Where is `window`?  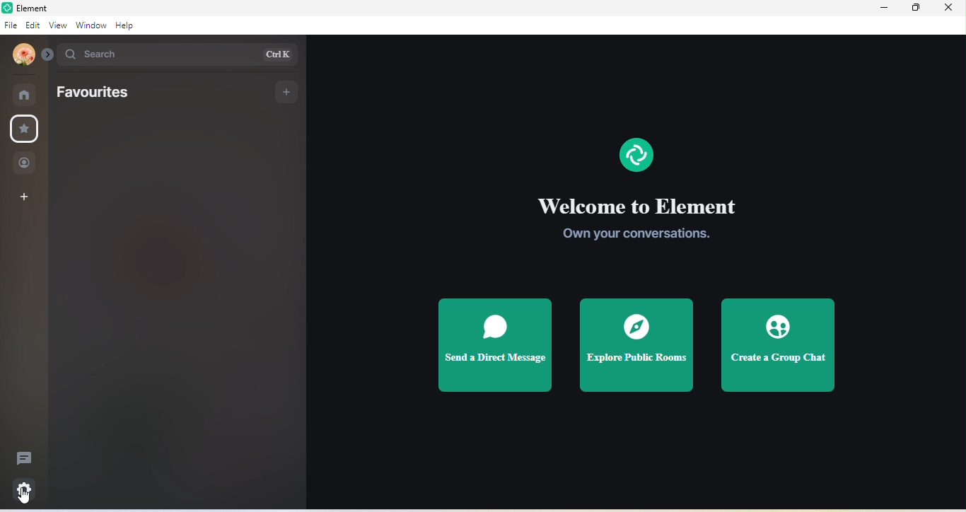
window is located at coordinates (90, 25).